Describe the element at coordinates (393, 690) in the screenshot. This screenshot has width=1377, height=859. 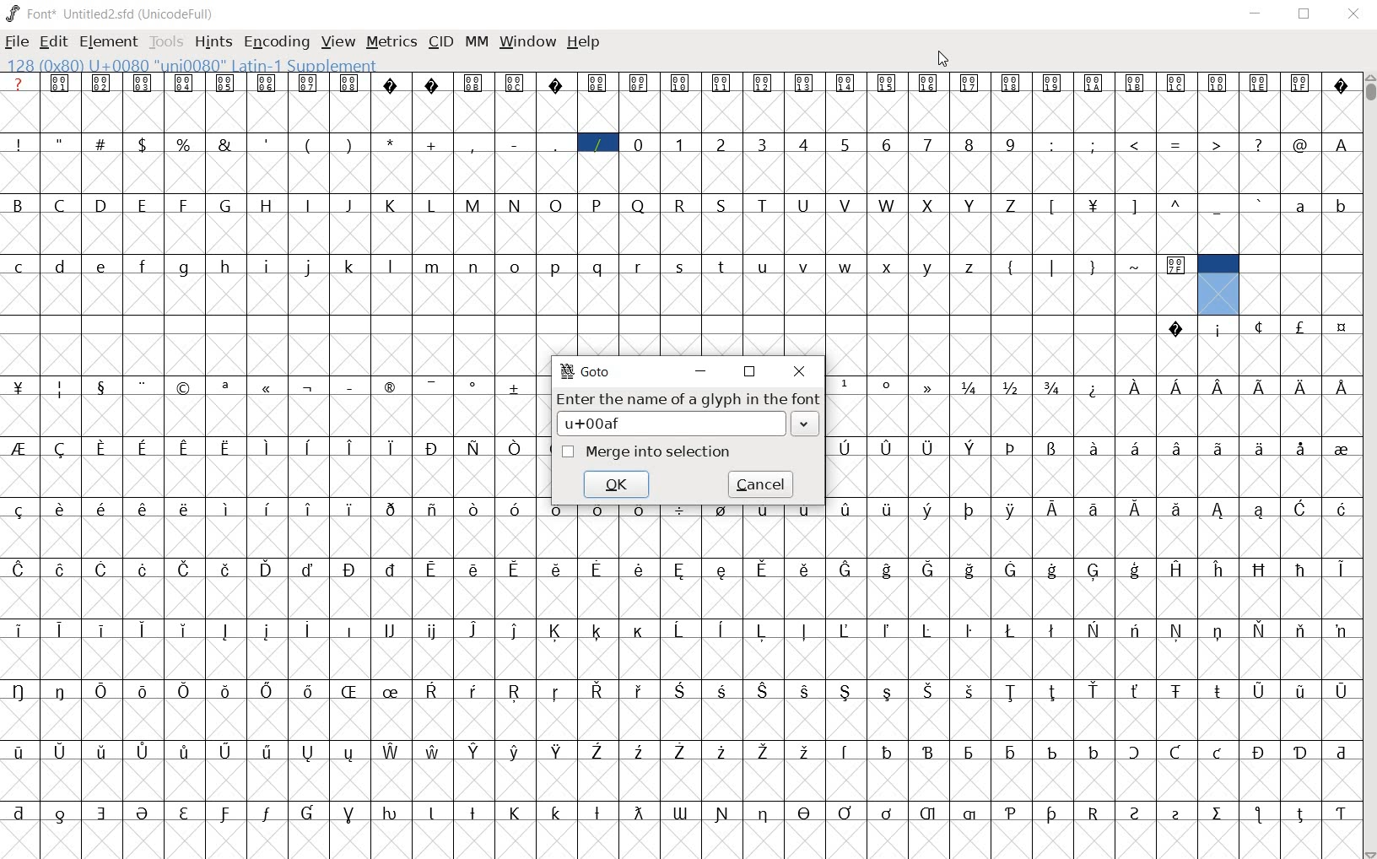
I see `Symbol` at that location.